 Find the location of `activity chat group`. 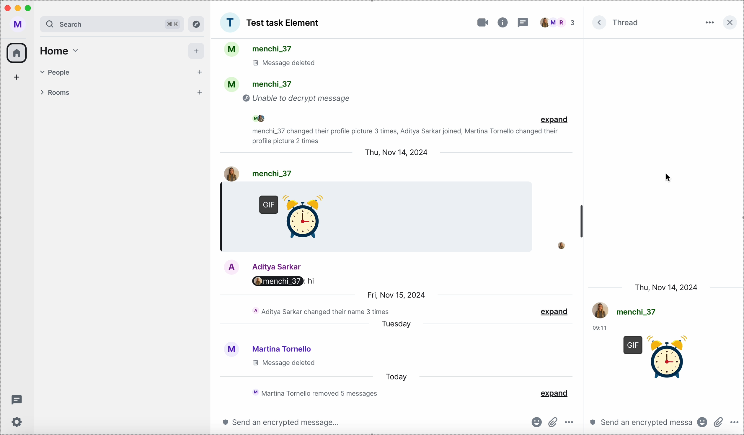

activity chat group is located at coordinates (378, 91).